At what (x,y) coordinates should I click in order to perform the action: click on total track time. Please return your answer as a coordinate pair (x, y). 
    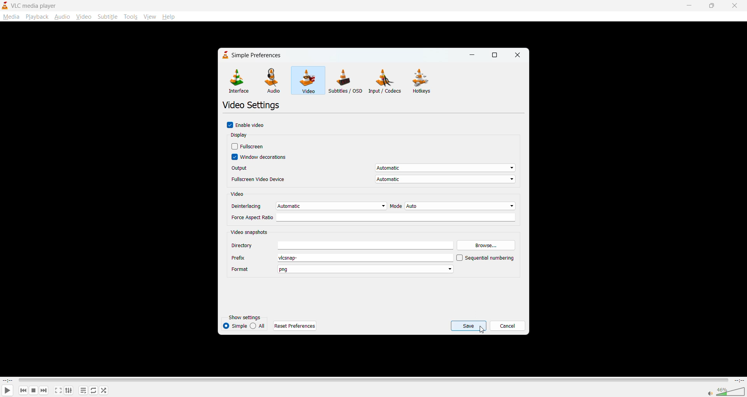
    Looking at the image, I should click on (738, 380).